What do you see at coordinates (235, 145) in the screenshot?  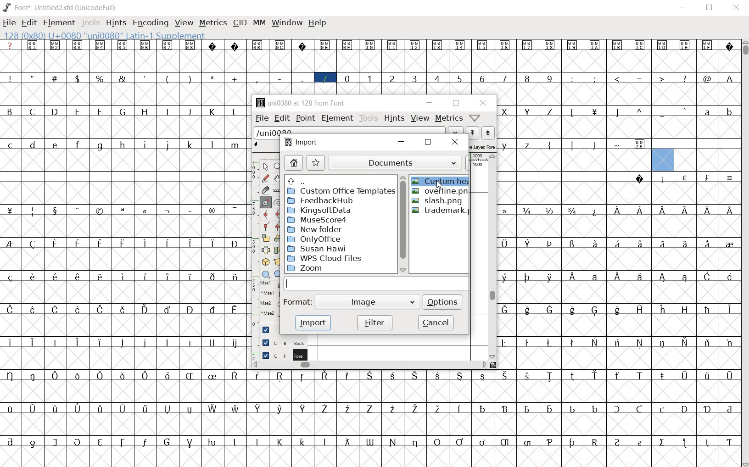 I see `glyph` at bounding box center [235, 145].